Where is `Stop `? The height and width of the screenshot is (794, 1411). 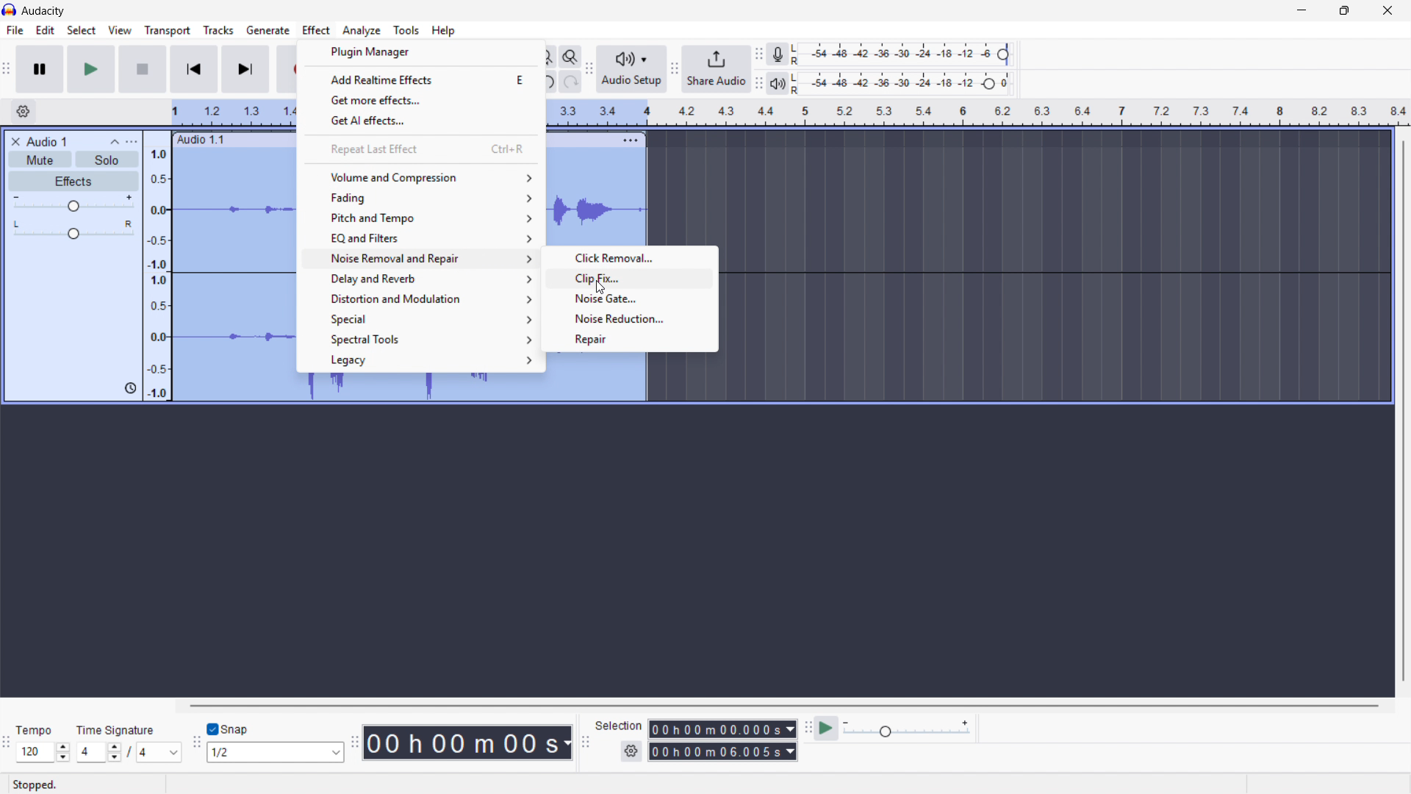
Stop  is located at coordinates (143, 69).